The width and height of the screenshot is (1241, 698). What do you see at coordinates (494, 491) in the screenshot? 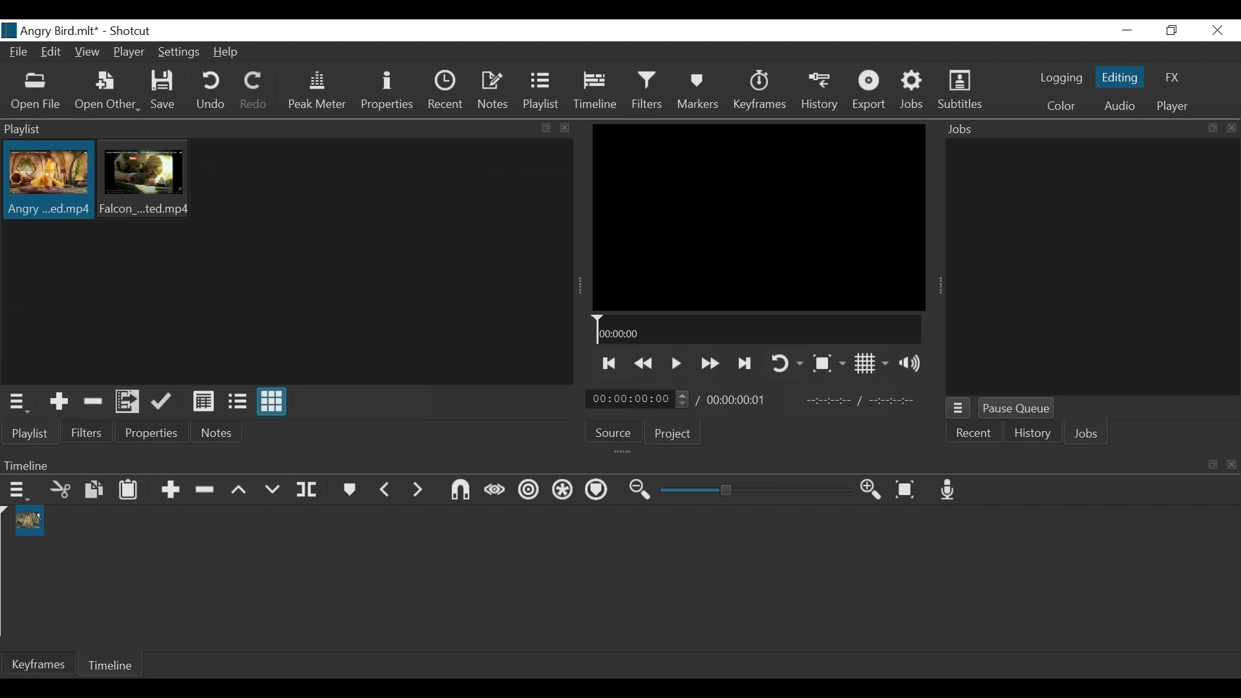
I see `Scrub while dragging` at bounding box center [494, 491].